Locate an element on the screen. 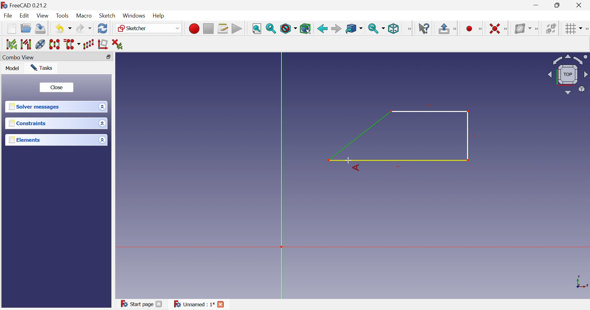 The width and height of the screenshot is (590, 310). Drop Down is located at coordinates (102, 140).